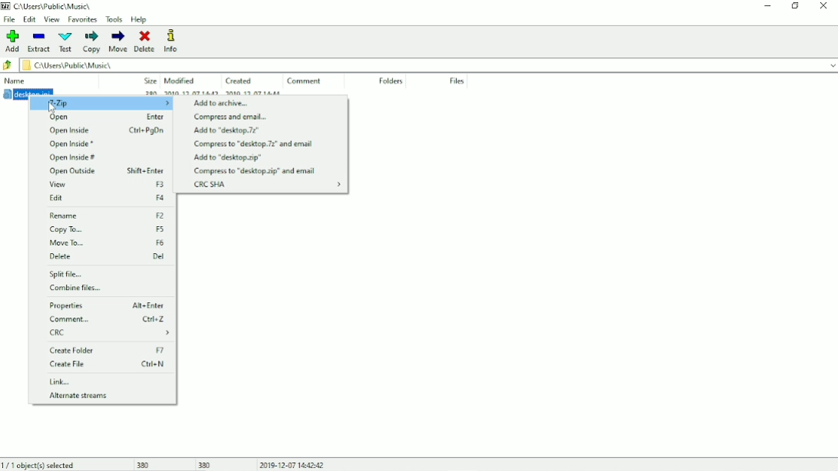 The height and width of the screenshot is (471, 838). What do you see at coordinates (140, 20) in the screenshot?
I see `Help` at bounding box center [140, 20].